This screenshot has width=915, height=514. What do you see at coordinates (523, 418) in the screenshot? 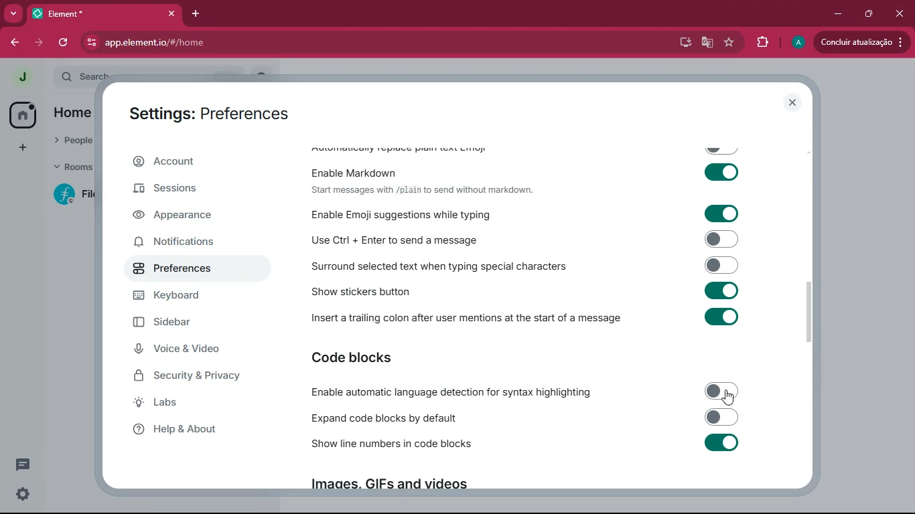
I see `Expand code blocks by default` at bounding box center [523, 418].